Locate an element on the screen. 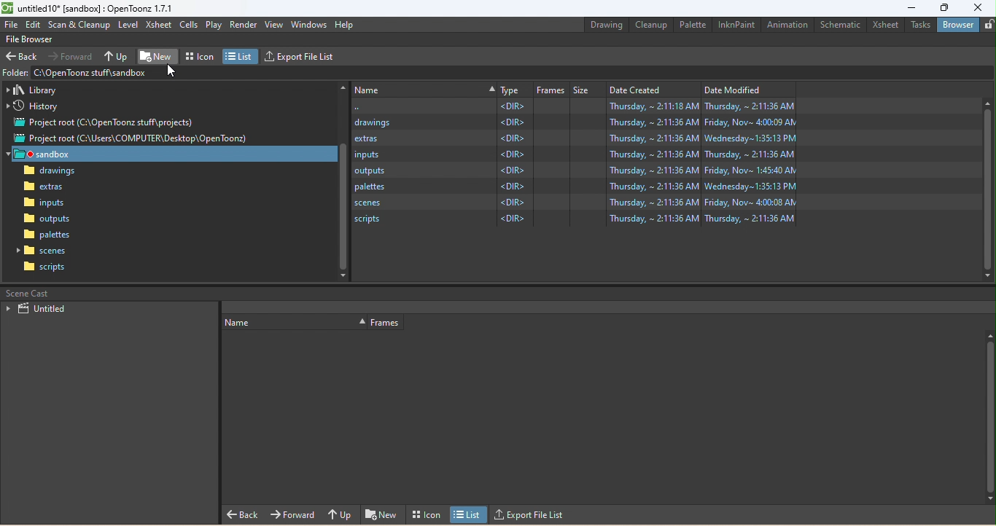 The image size is (996, 526). Close is located at coordinates (980, 7).